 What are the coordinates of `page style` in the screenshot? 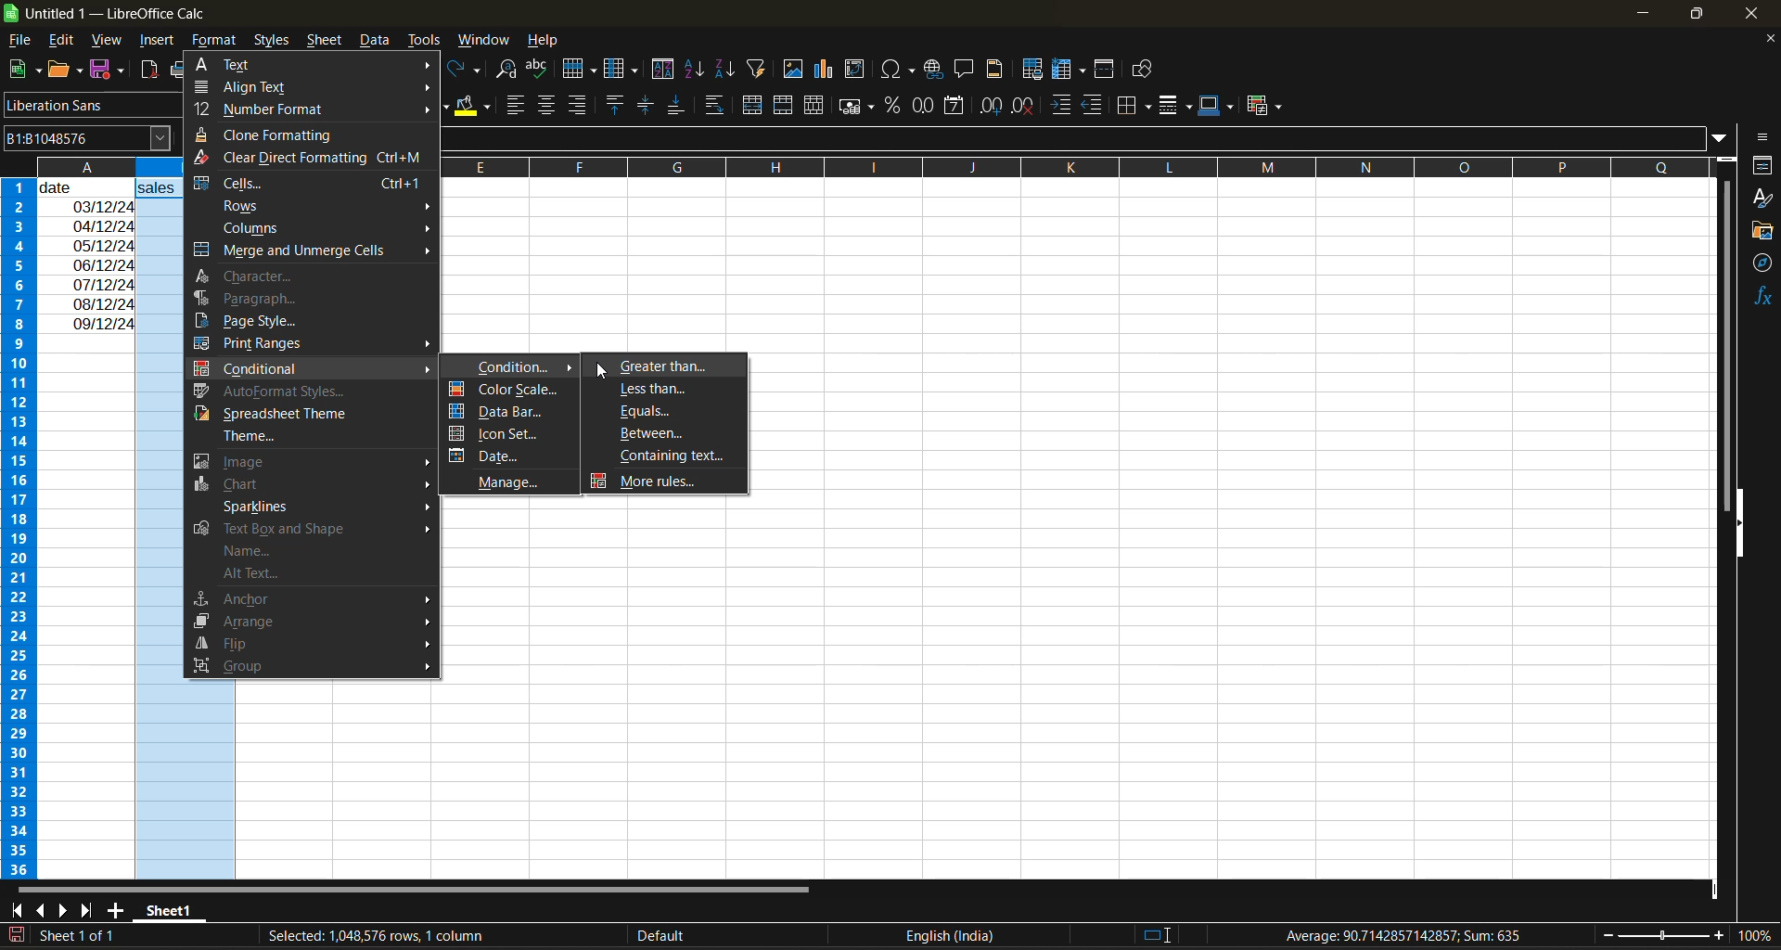 It's located at (259, 321).